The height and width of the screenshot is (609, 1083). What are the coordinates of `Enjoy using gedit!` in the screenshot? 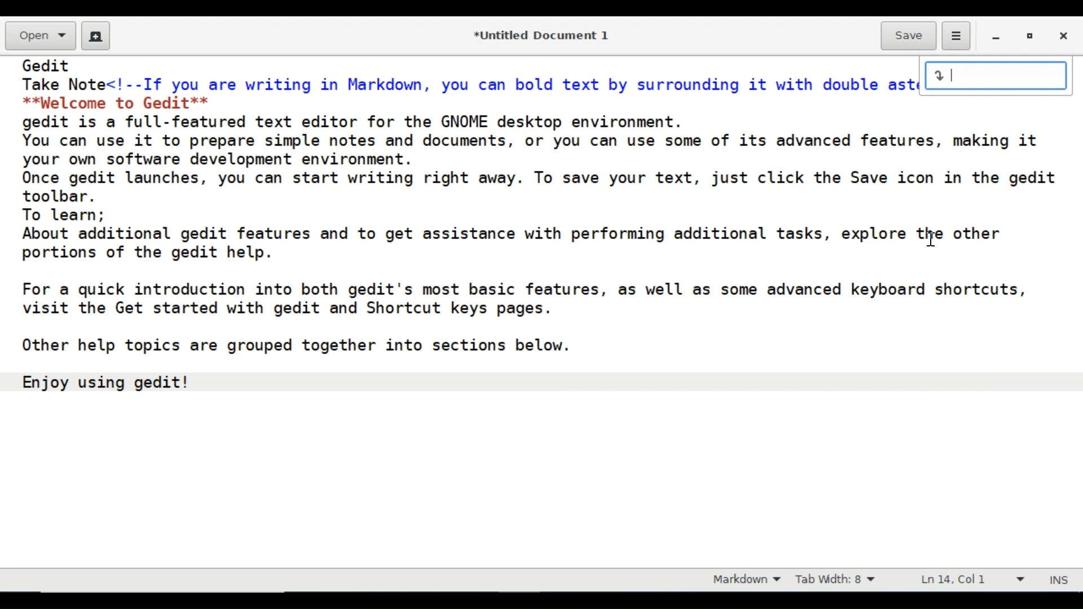 It's located at (107, 382).